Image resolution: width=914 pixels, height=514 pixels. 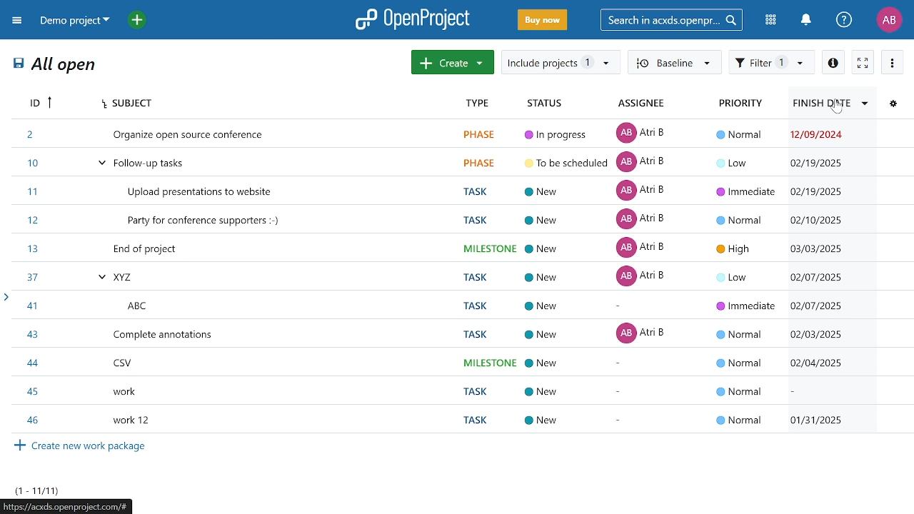 I want to click on modules, so click(x=773, y=21).